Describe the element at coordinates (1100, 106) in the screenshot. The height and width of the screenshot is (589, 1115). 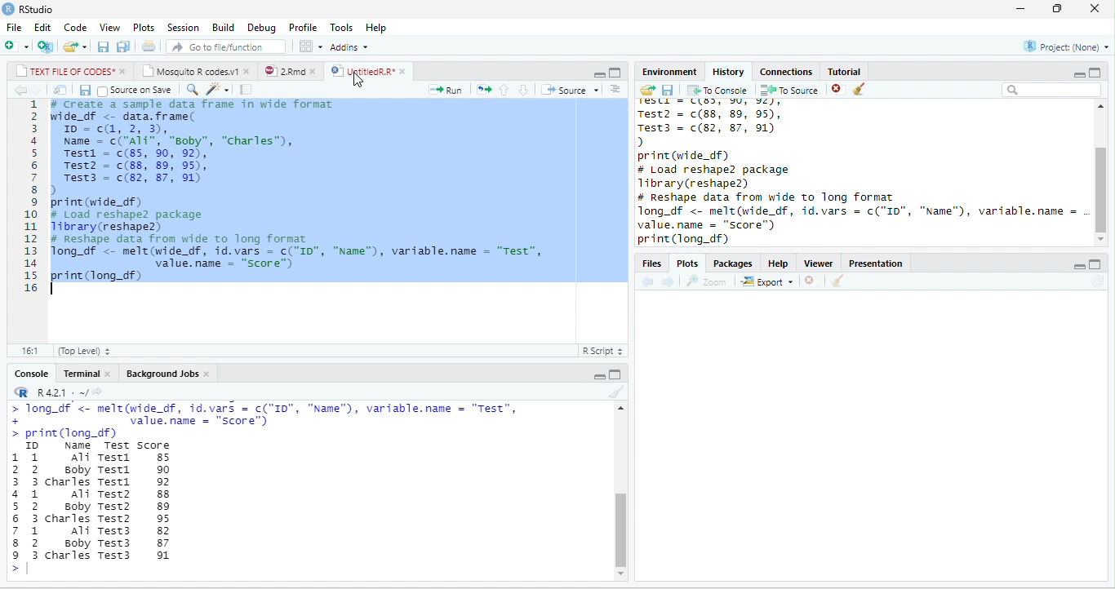
I see `scroll up` at that location.